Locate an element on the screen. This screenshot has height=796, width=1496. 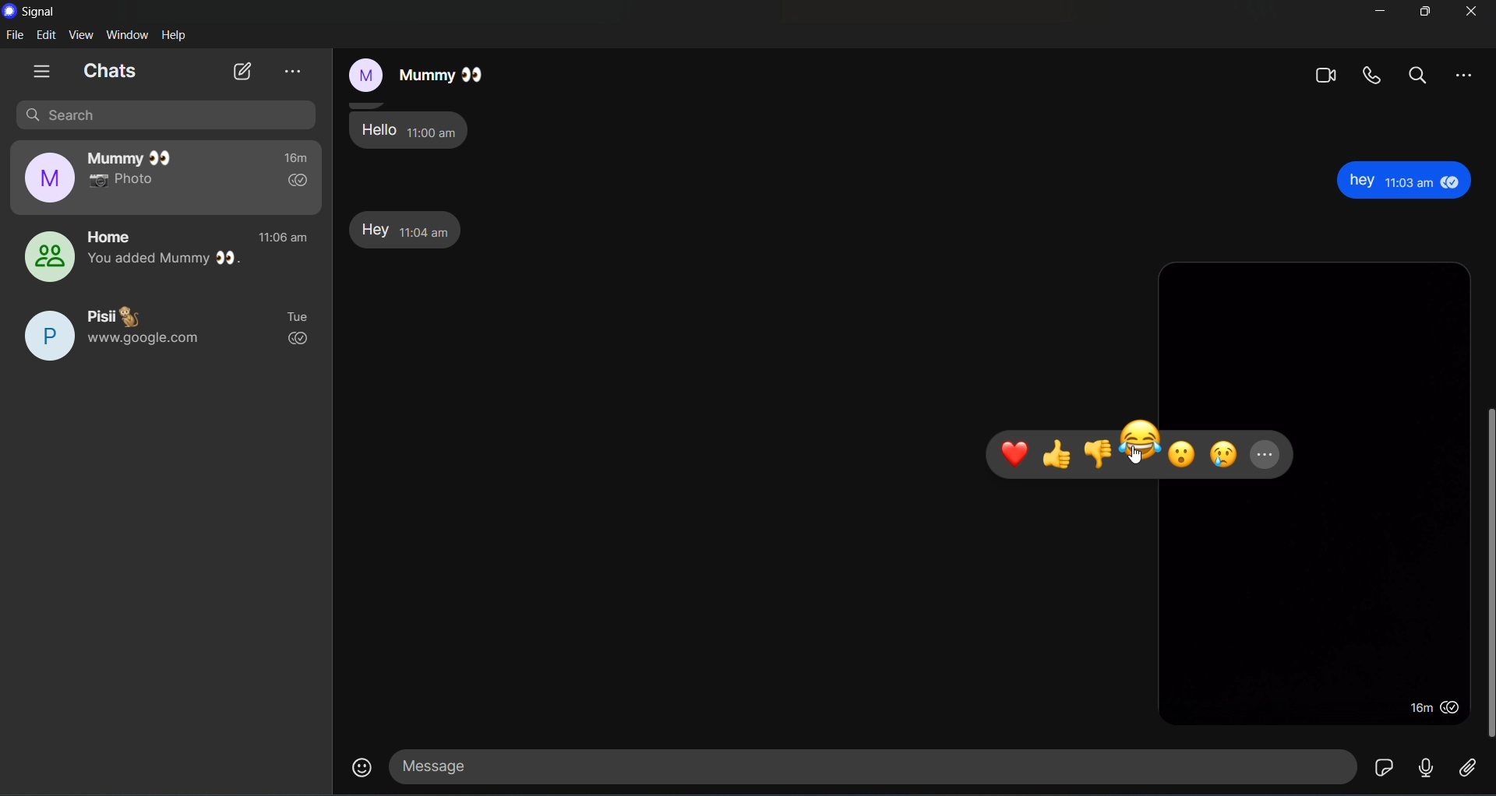
logo is located at coordinates (12, 11).